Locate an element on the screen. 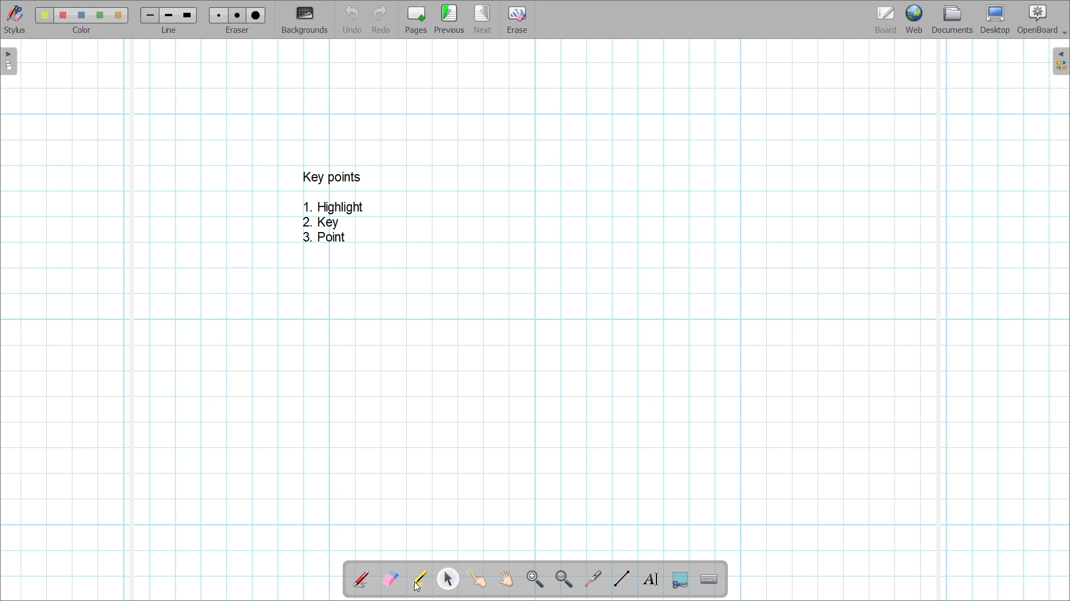 Image resolution: width=1070 pixels, height=601 pixels. Scroll page is located at coordinates (505, 579).